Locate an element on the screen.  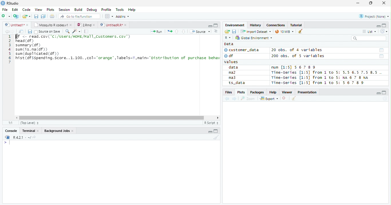
Viewer is located at coordinates (288, 92).